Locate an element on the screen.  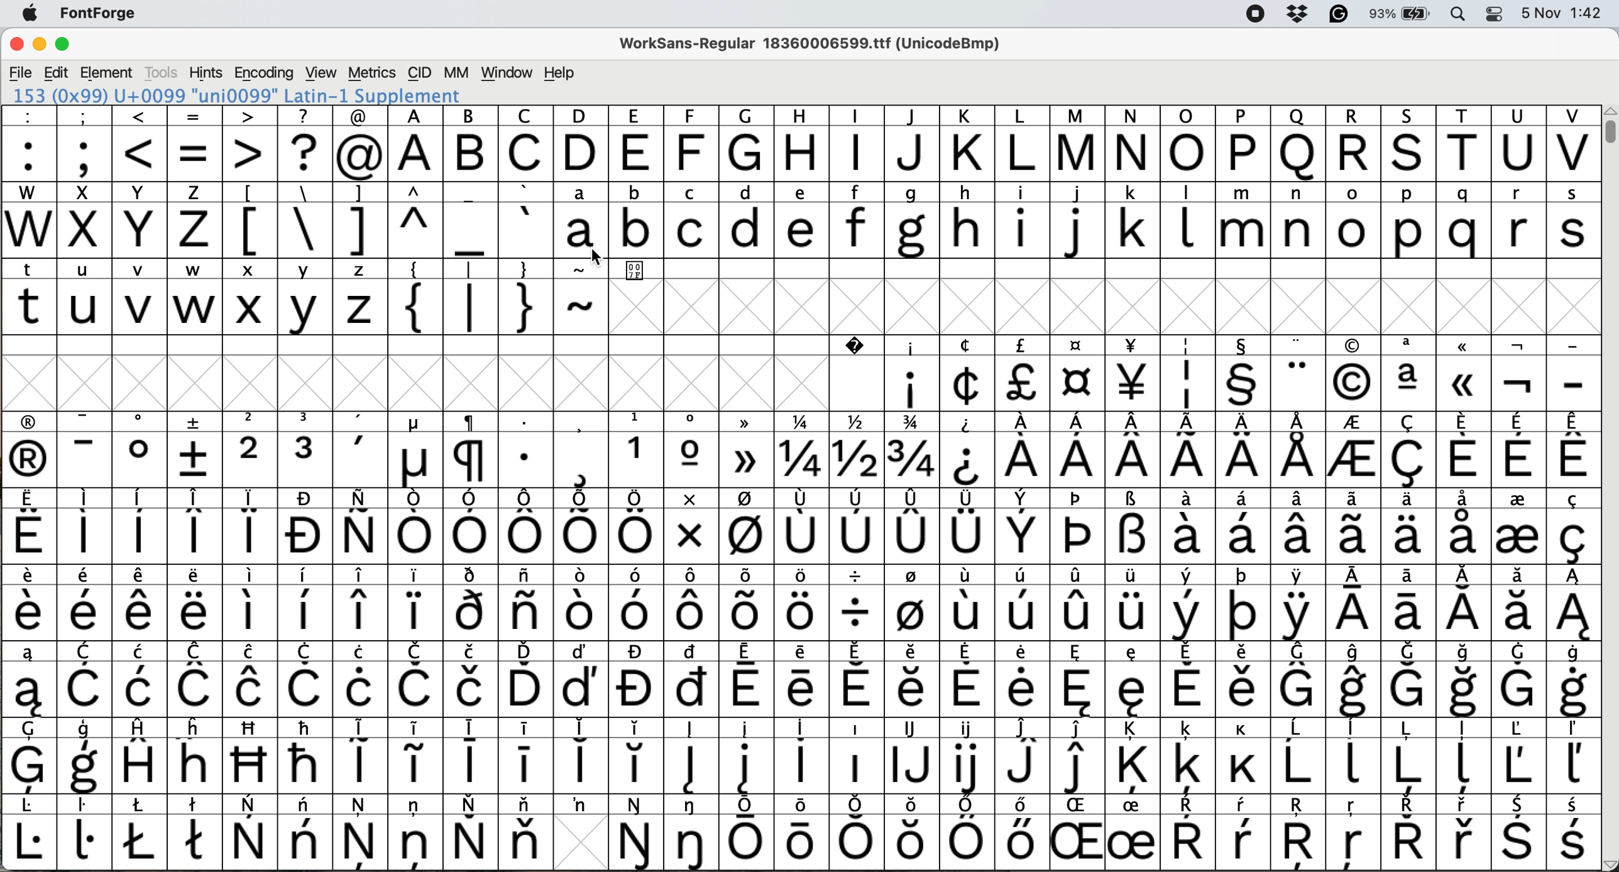
symbol is located at coordinates (141, 603).